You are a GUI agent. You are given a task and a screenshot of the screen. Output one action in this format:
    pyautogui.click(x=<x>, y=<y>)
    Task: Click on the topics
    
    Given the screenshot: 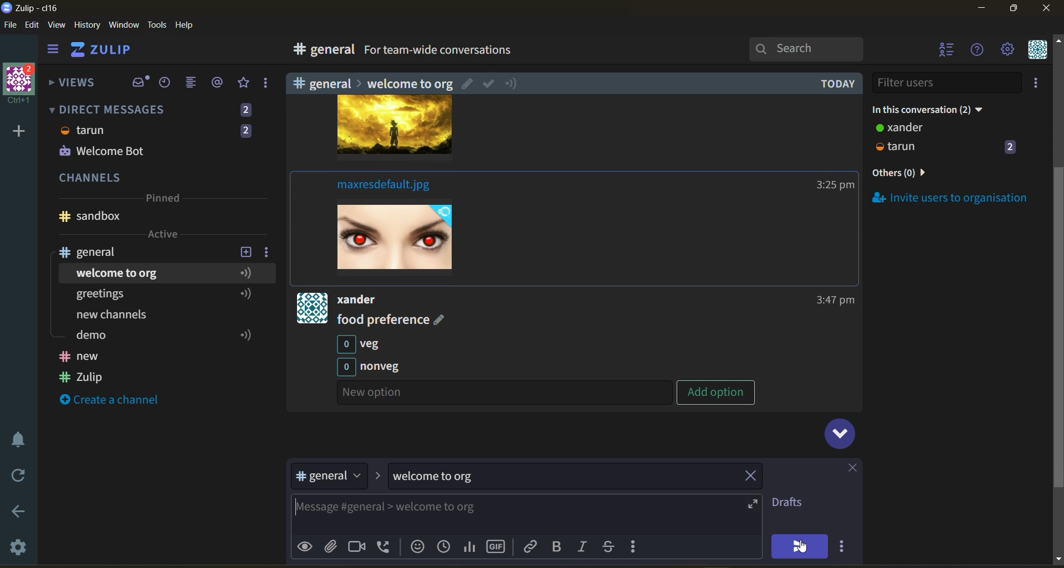 What is the action you would take?
    pyautogui.click(x=160, y=306)
    